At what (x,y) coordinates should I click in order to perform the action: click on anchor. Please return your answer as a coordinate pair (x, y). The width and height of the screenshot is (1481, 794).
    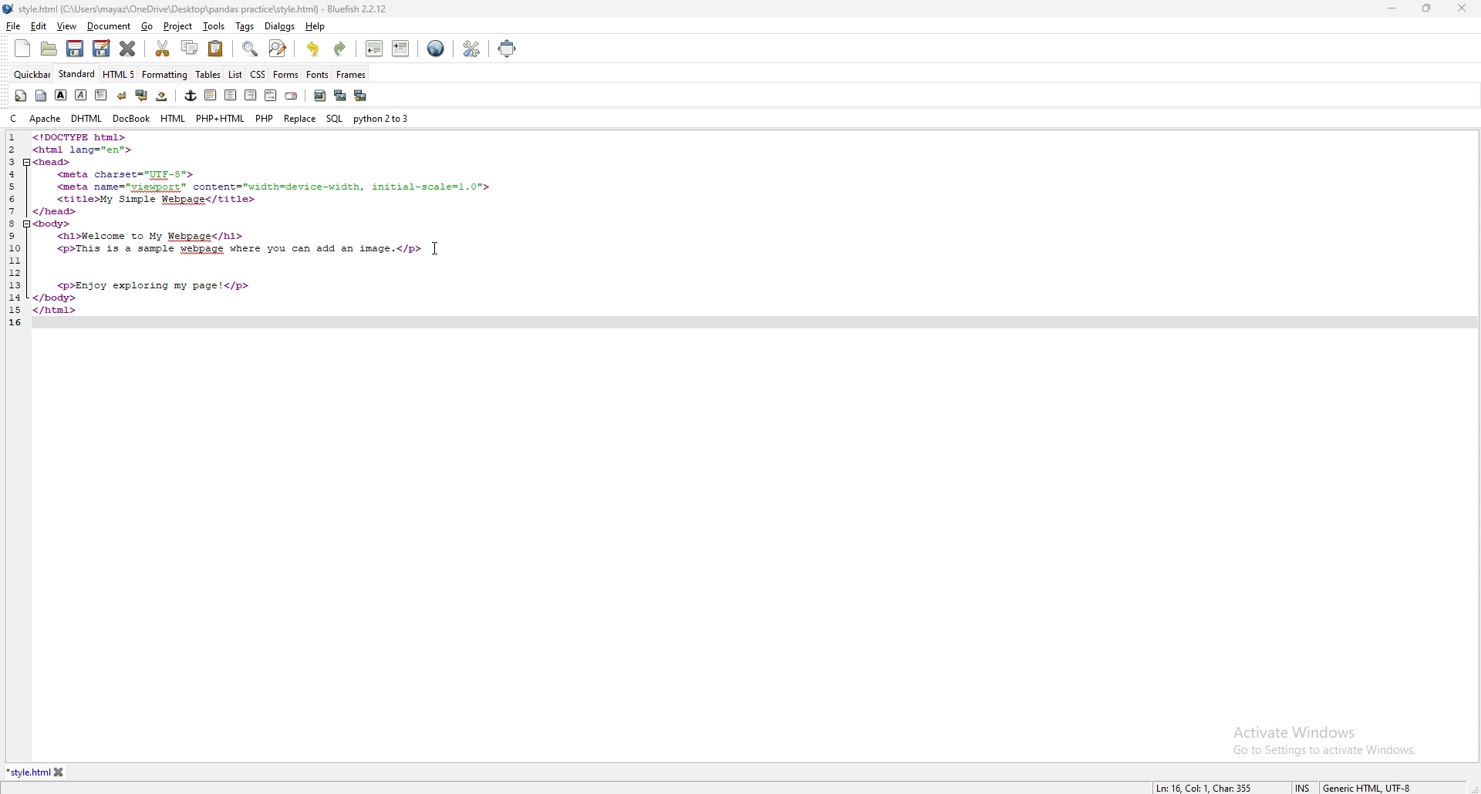
    Looking at the image, I should click on (191, 96).